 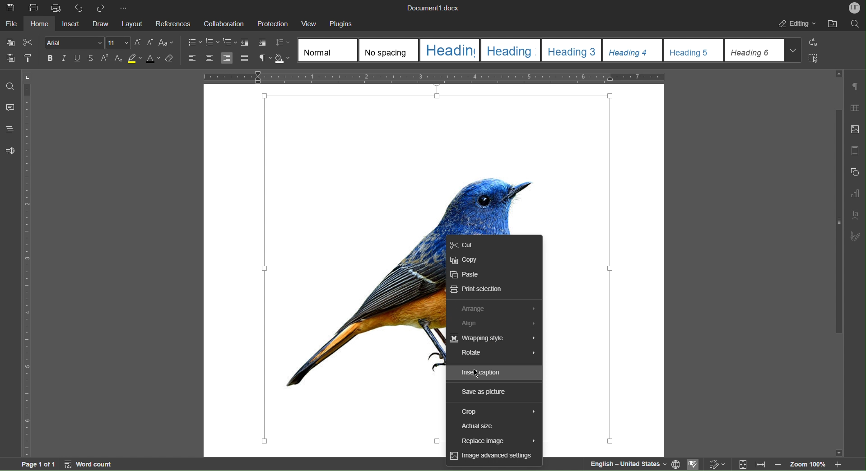 What do you see at coordinates (32, 464) in the screenshot?
I see `Page 1 of 1` at bounding box center [32, 464].